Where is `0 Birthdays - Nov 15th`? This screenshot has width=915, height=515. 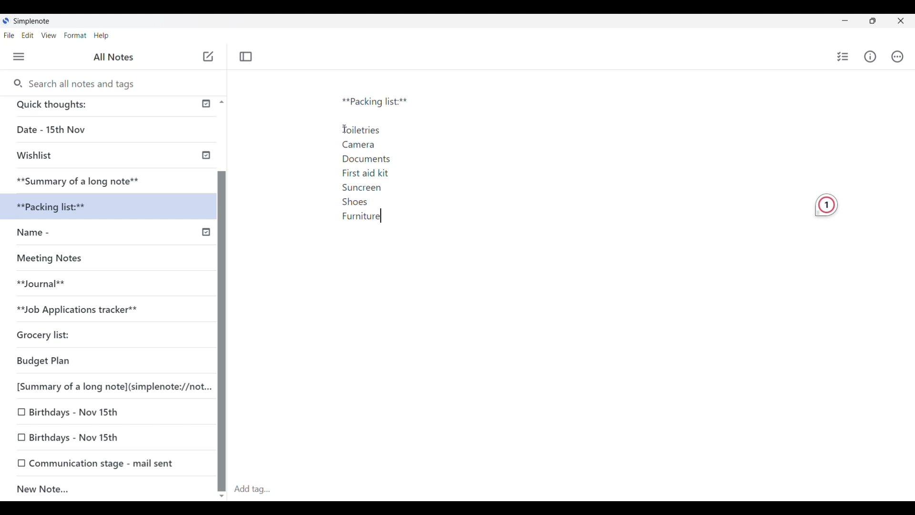 0 Birthdays - Nov 15th is located at coordinates (77, 437).